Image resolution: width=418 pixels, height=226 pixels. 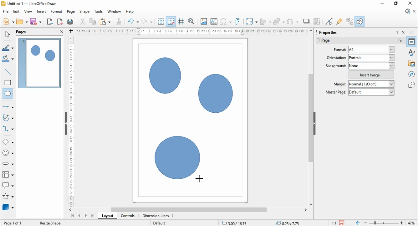 I want to click on Circle shape, so click(x=216, y=95).